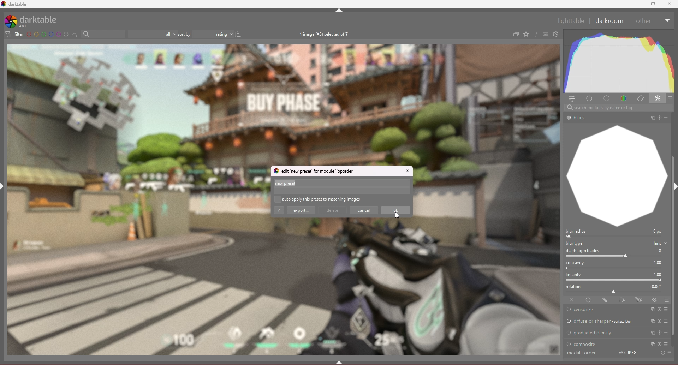 The height and width of the screenshot is (365, 678). Describe the element at coordinates (640, 98) in the screenshot. I see `correct` at that location.